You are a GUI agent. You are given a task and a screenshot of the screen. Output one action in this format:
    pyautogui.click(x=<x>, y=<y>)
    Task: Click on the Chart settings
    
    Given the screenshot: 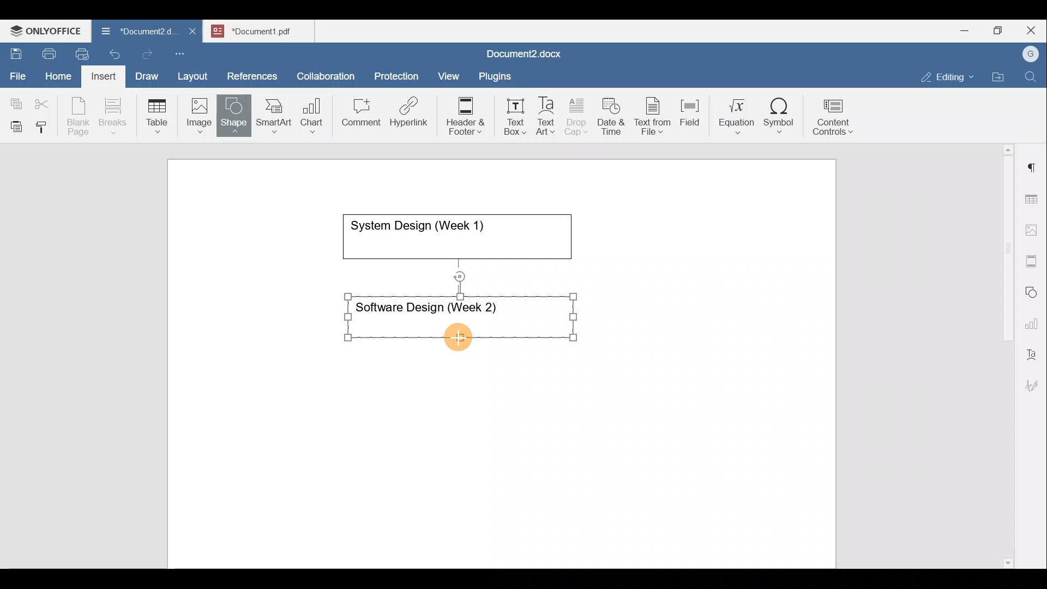 What is the action you would take?
    pyautogui.click(x=1034, y=319)
    